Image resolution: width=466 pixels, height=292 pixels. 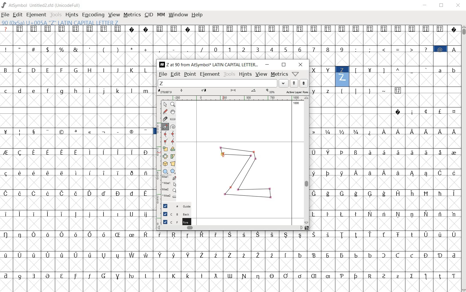 I want to click on Background, so click(x=174, y=214).